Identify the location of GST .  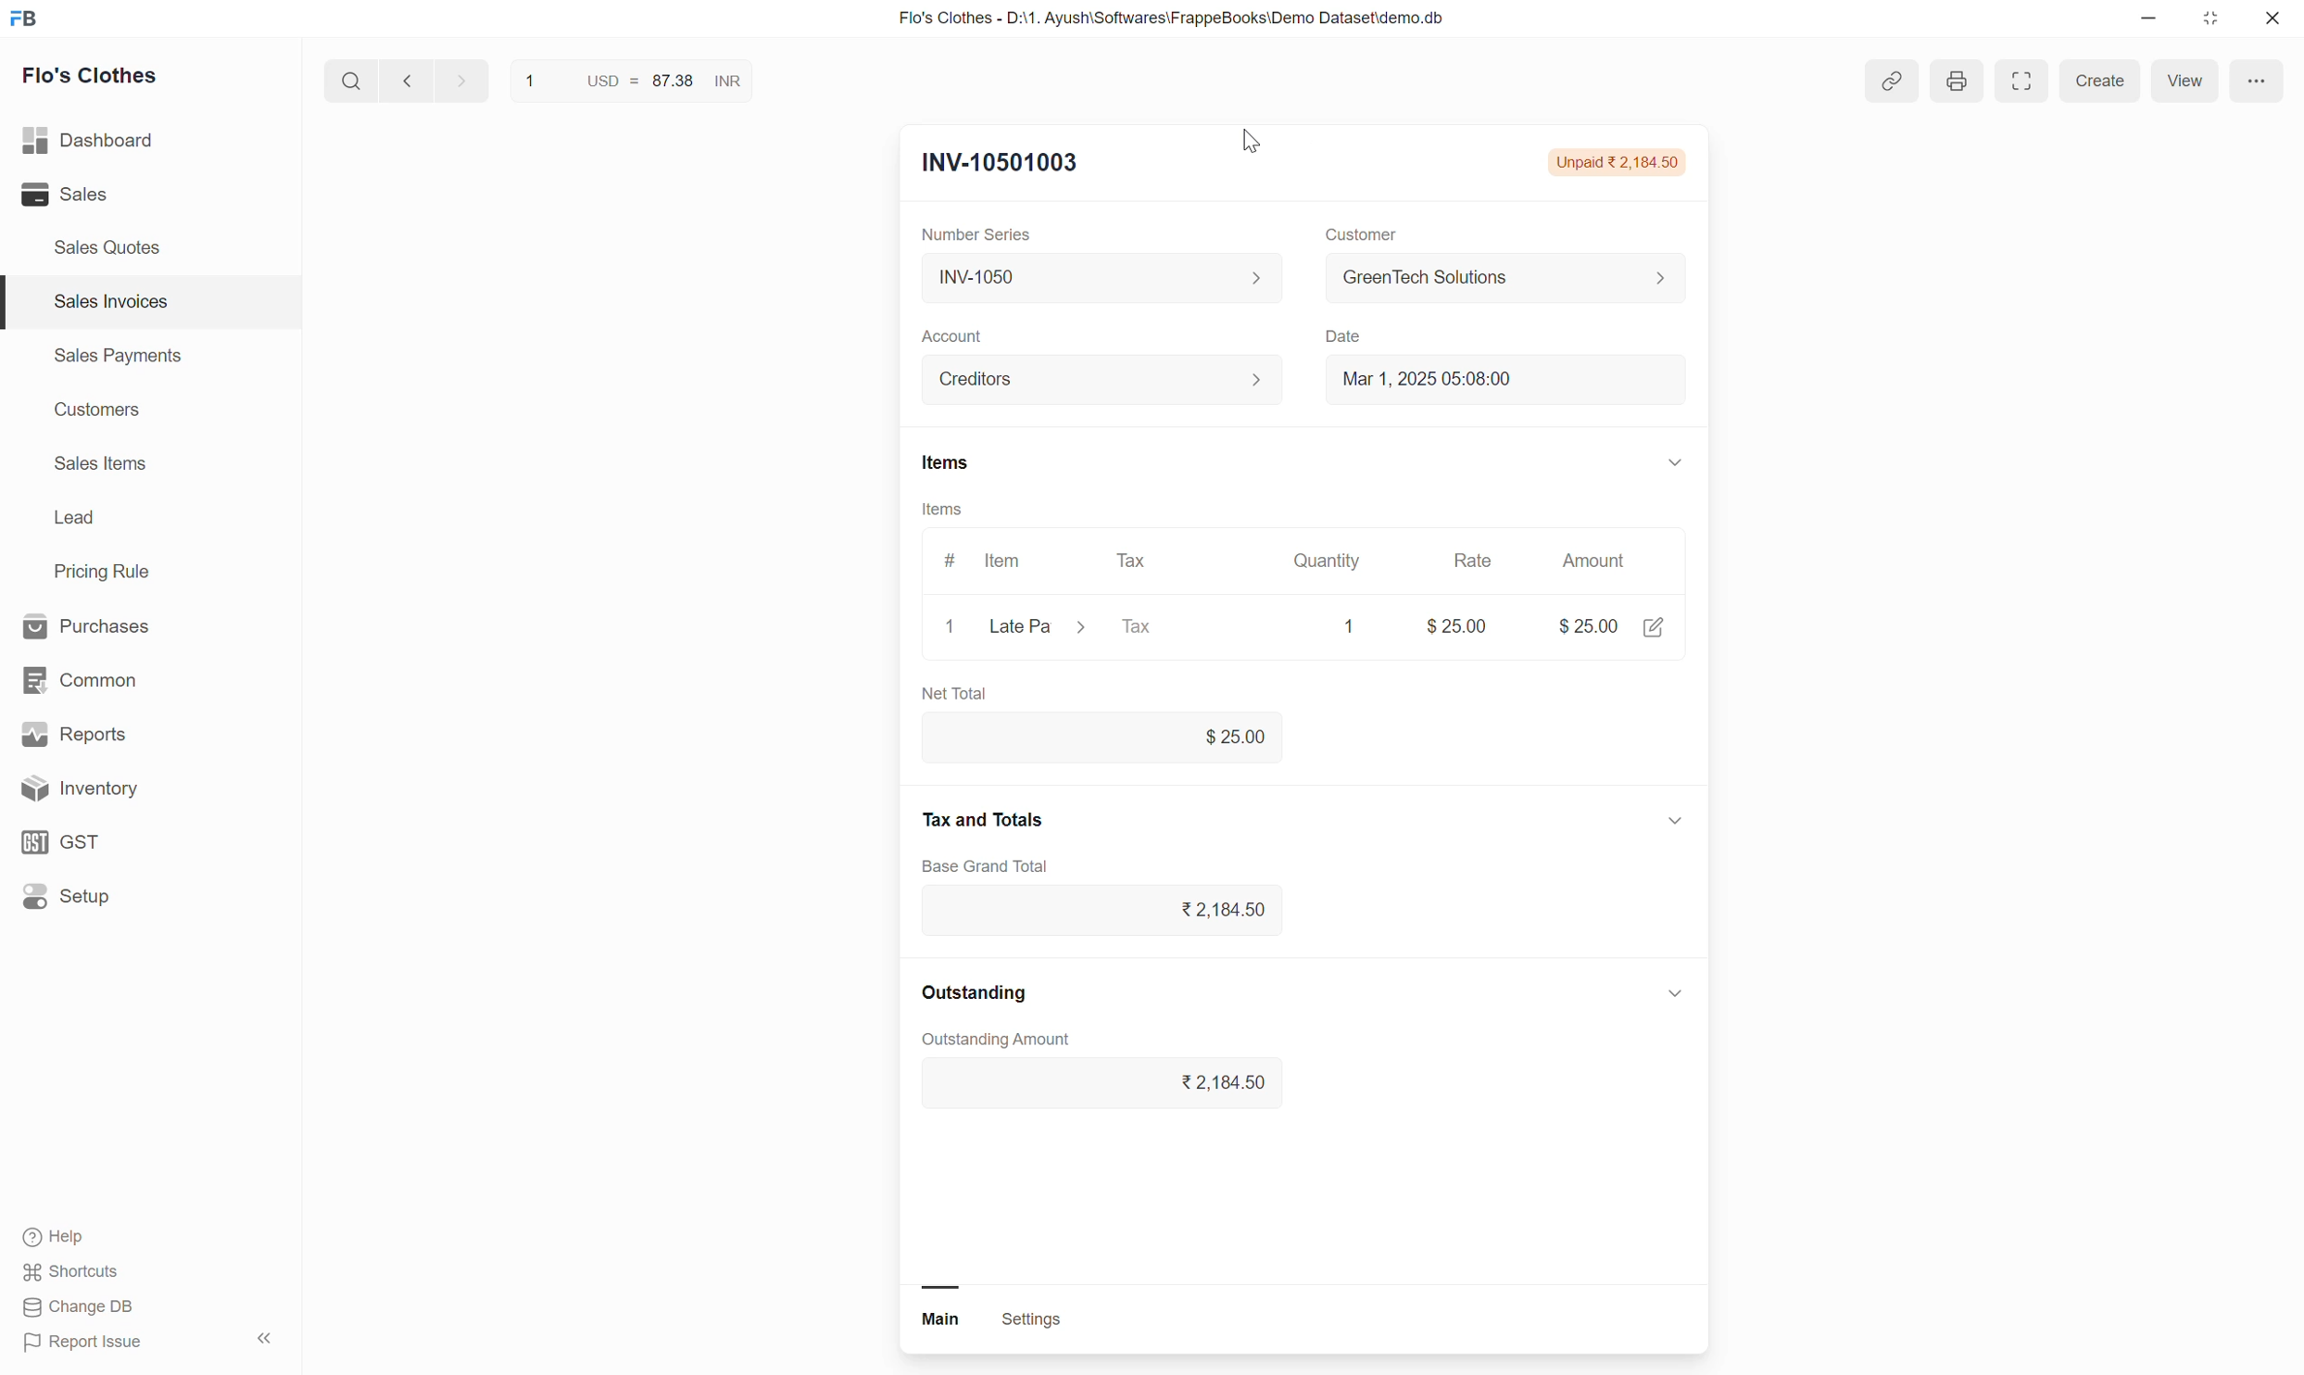
(129, 840).